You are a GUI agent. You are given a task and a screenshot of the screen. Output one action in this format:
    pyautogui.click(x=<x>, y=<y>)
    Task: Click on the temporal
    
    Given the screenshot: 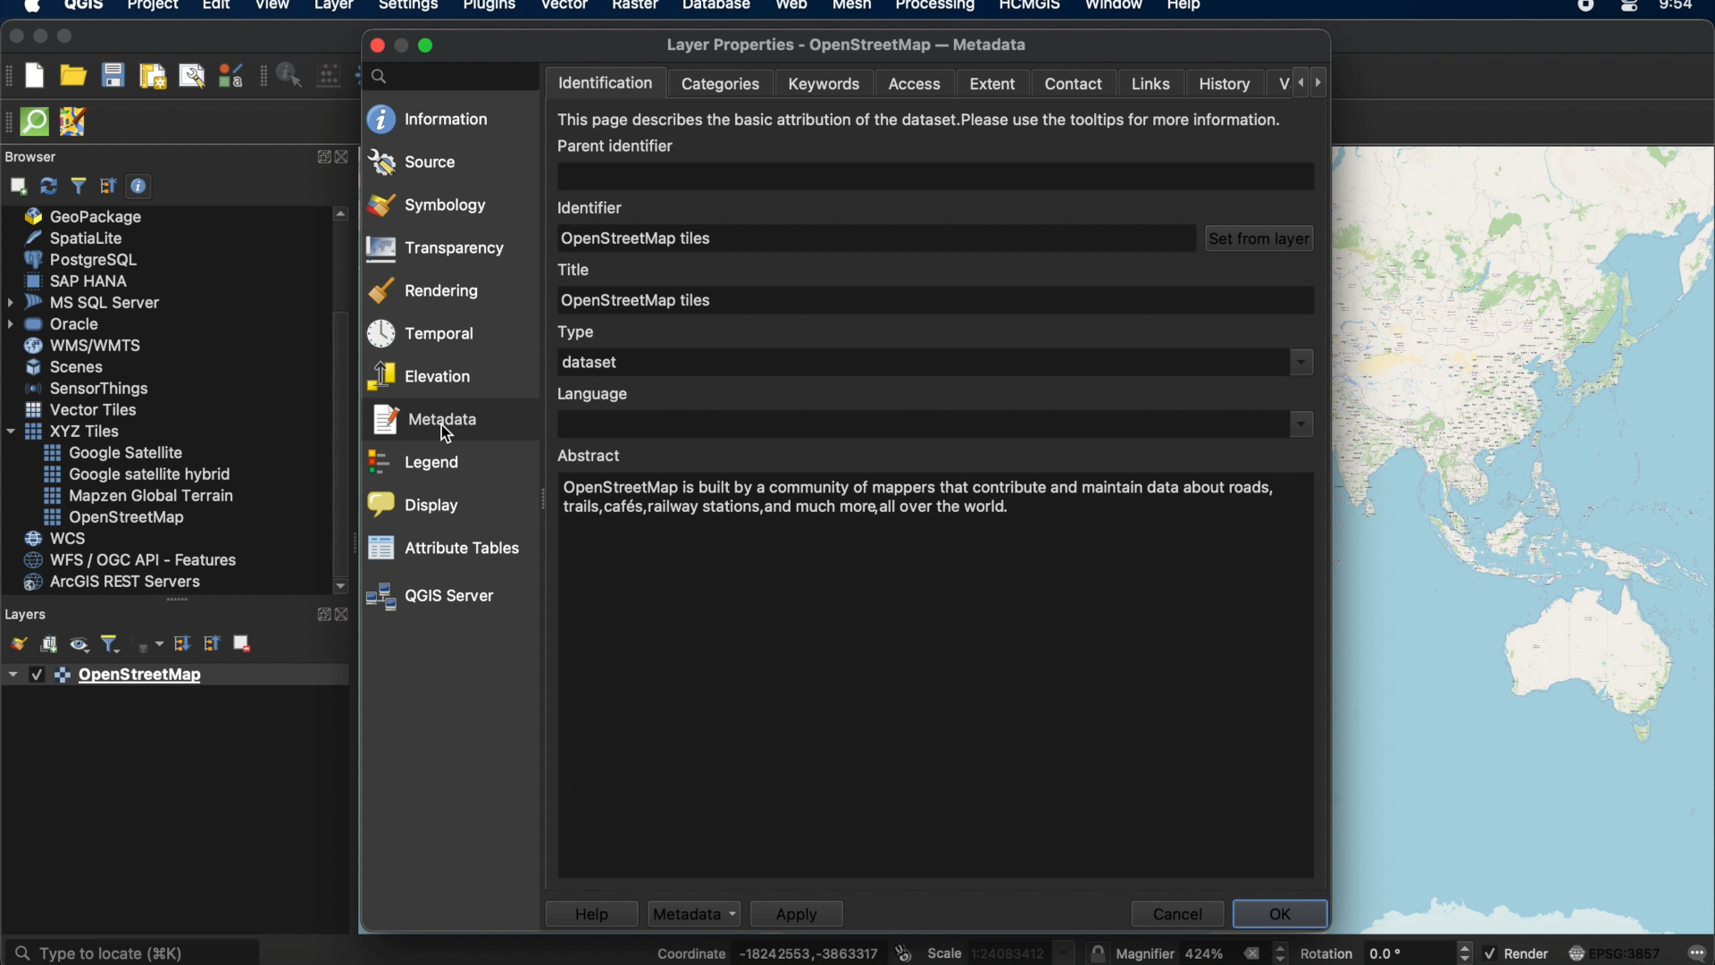 What is the action you would take?
    pyautogui.click(x=420, y=334)
    